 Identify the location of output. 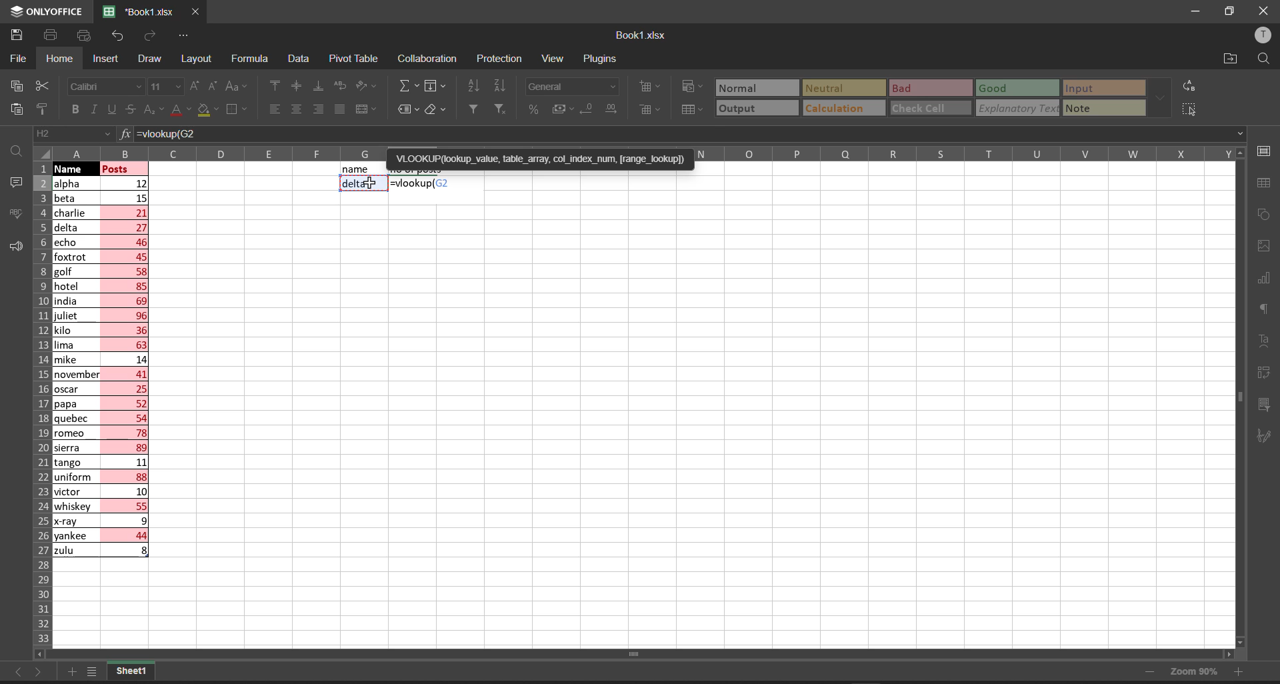
(742, 109).